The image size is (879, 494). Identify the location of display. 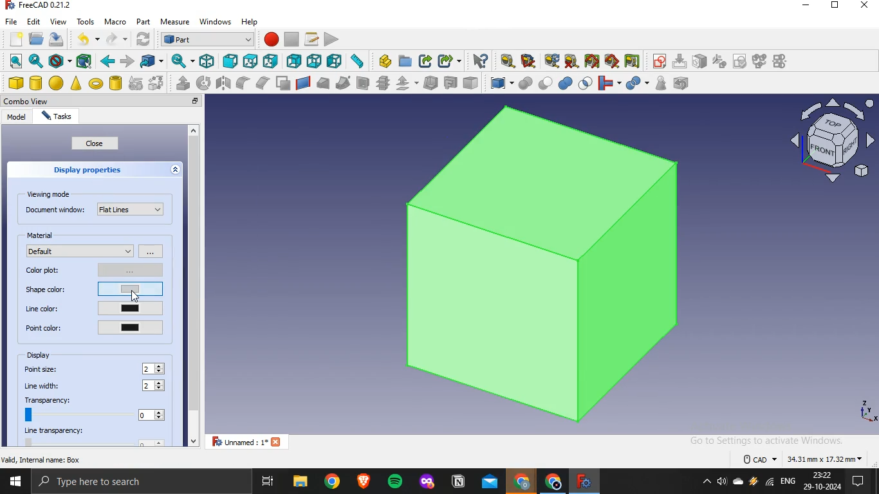
(41, 355).